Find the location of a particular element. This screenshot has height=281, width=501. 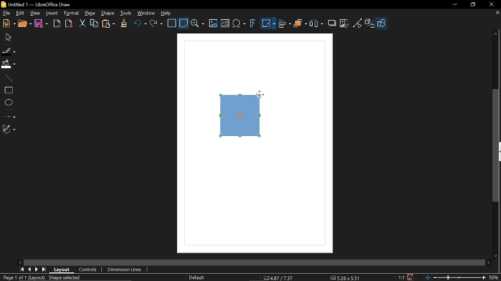

Redo is located at coordinates (156, 24).